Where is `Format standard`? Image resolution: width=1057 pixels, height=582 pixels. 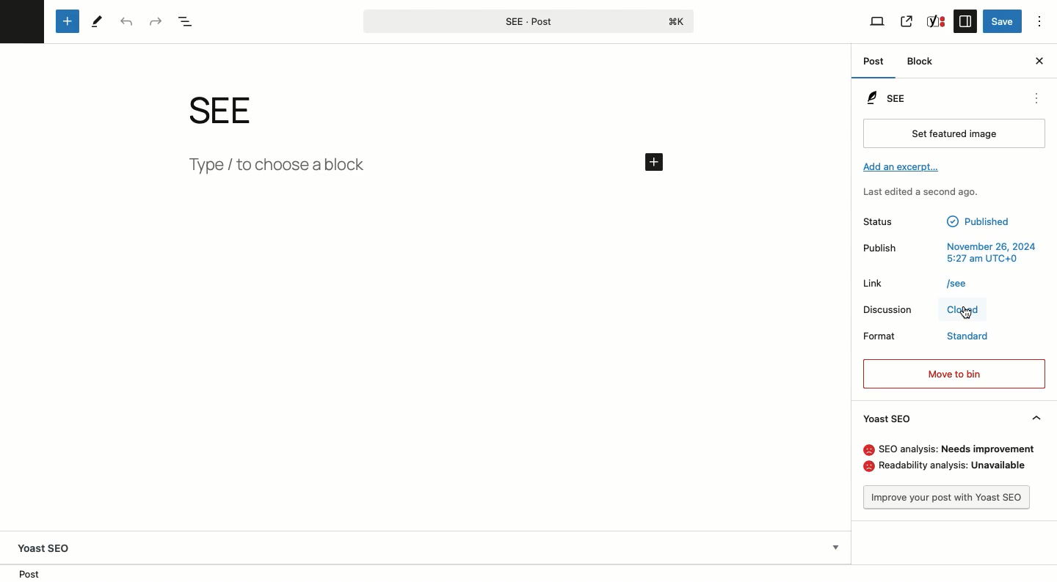
Format standard is located at coordinates (928, 337).